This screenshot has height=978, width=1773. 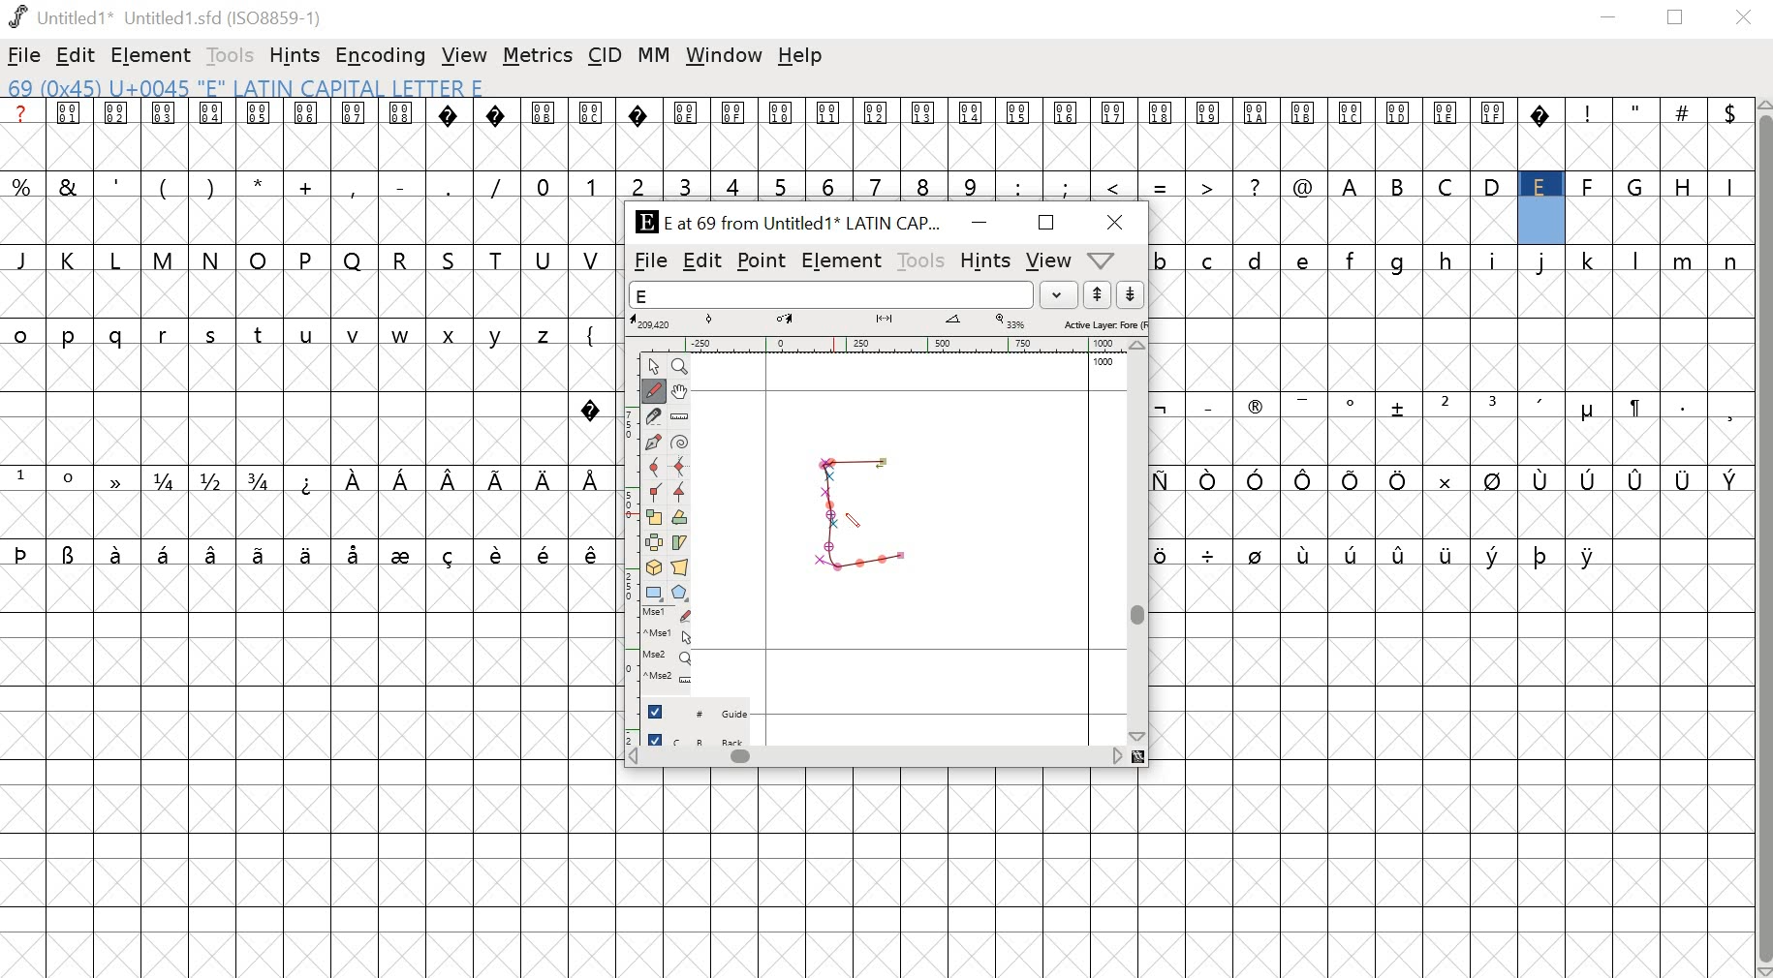 I want to click on ruler, so click(x=881, y=344).